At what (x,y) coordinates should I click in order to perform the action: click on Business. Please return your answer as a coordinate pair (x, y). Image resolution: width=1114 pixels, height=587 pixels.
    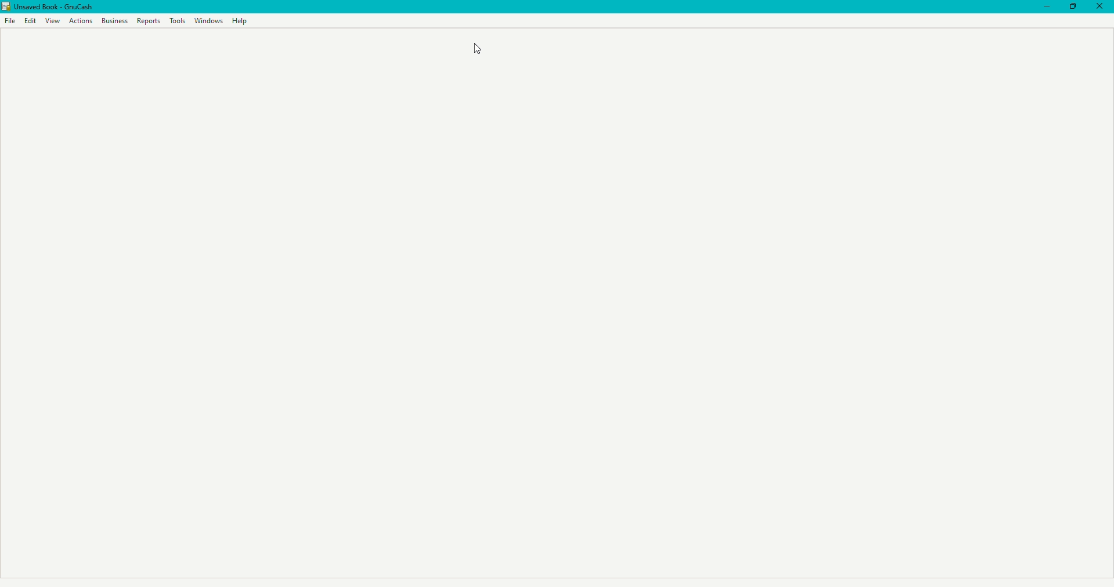
    Looking at the image, I should click on (113, 21).